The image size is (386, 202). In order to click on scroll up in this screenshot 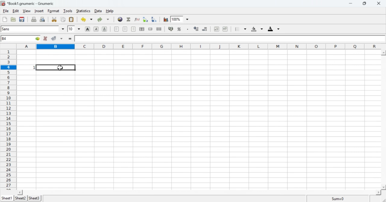, I will do `click(383, 52)`.